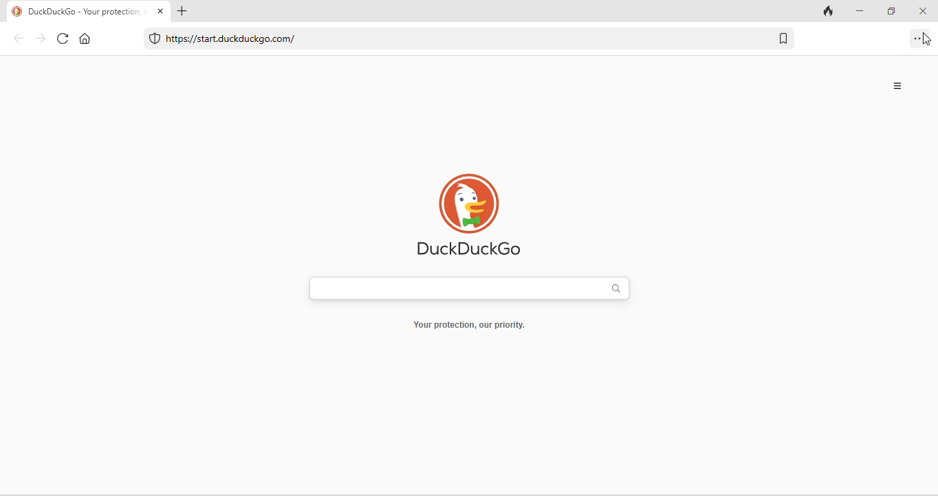  What do you see at coordinates (85, 38) in the screenshot?
I see `home` at bounding box center [85, 38].